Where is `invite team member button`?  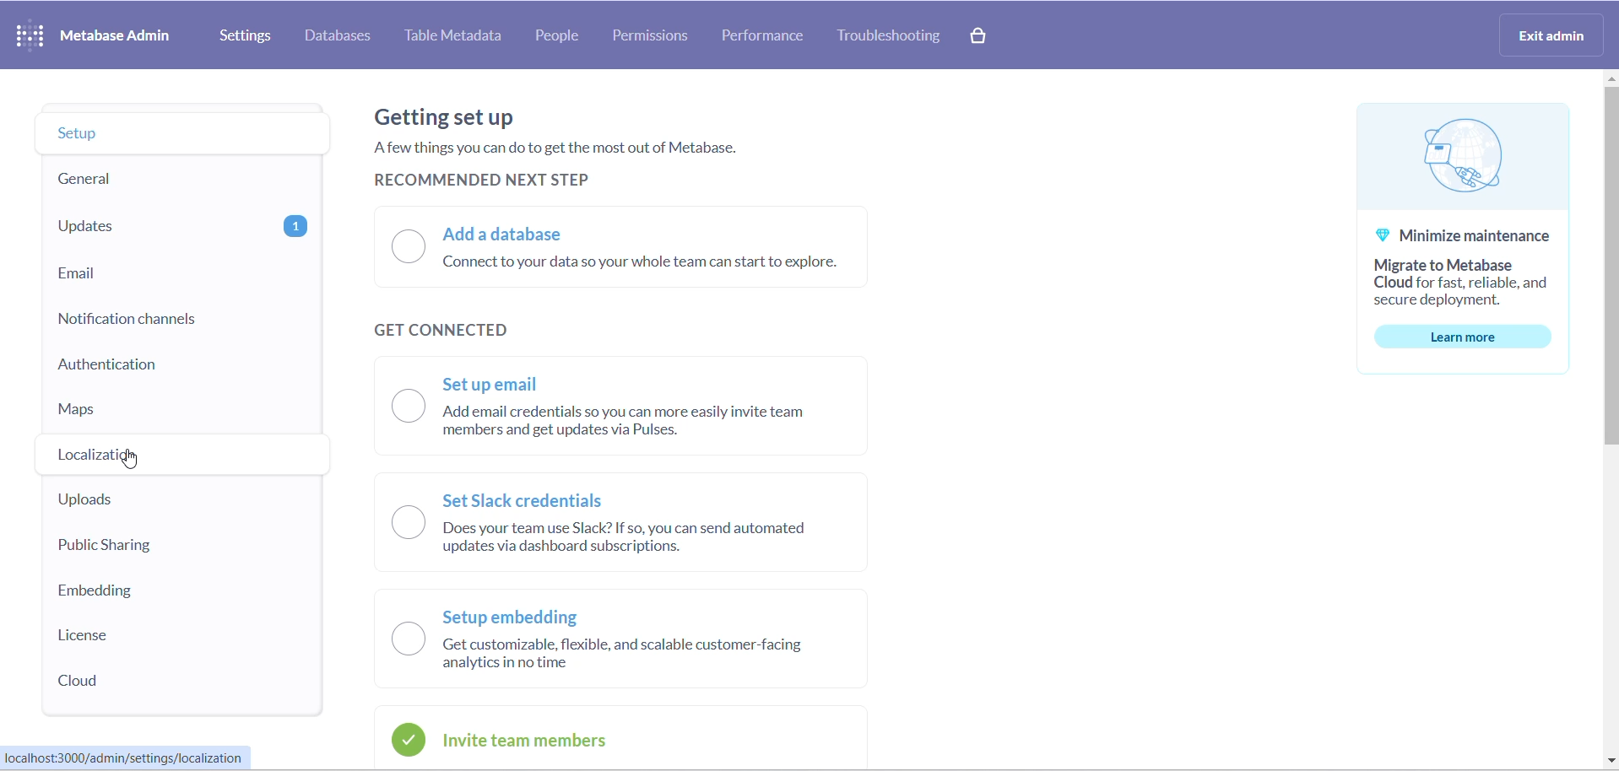 invite team member button is located at coordinates (553, 739).